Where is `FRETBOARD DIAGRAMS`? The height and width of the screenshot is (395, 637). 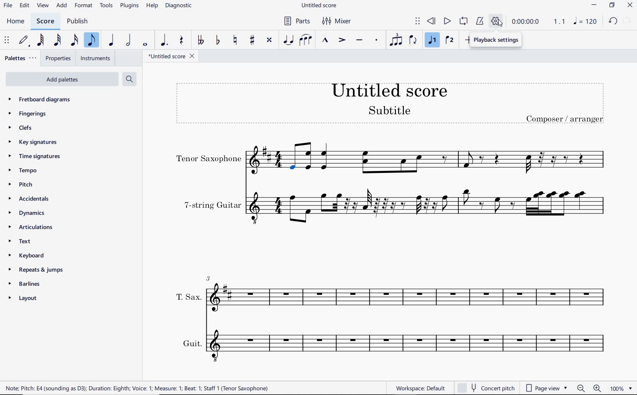
FRETBOARD DIAGRAMS is located at coordinates (40, 99).